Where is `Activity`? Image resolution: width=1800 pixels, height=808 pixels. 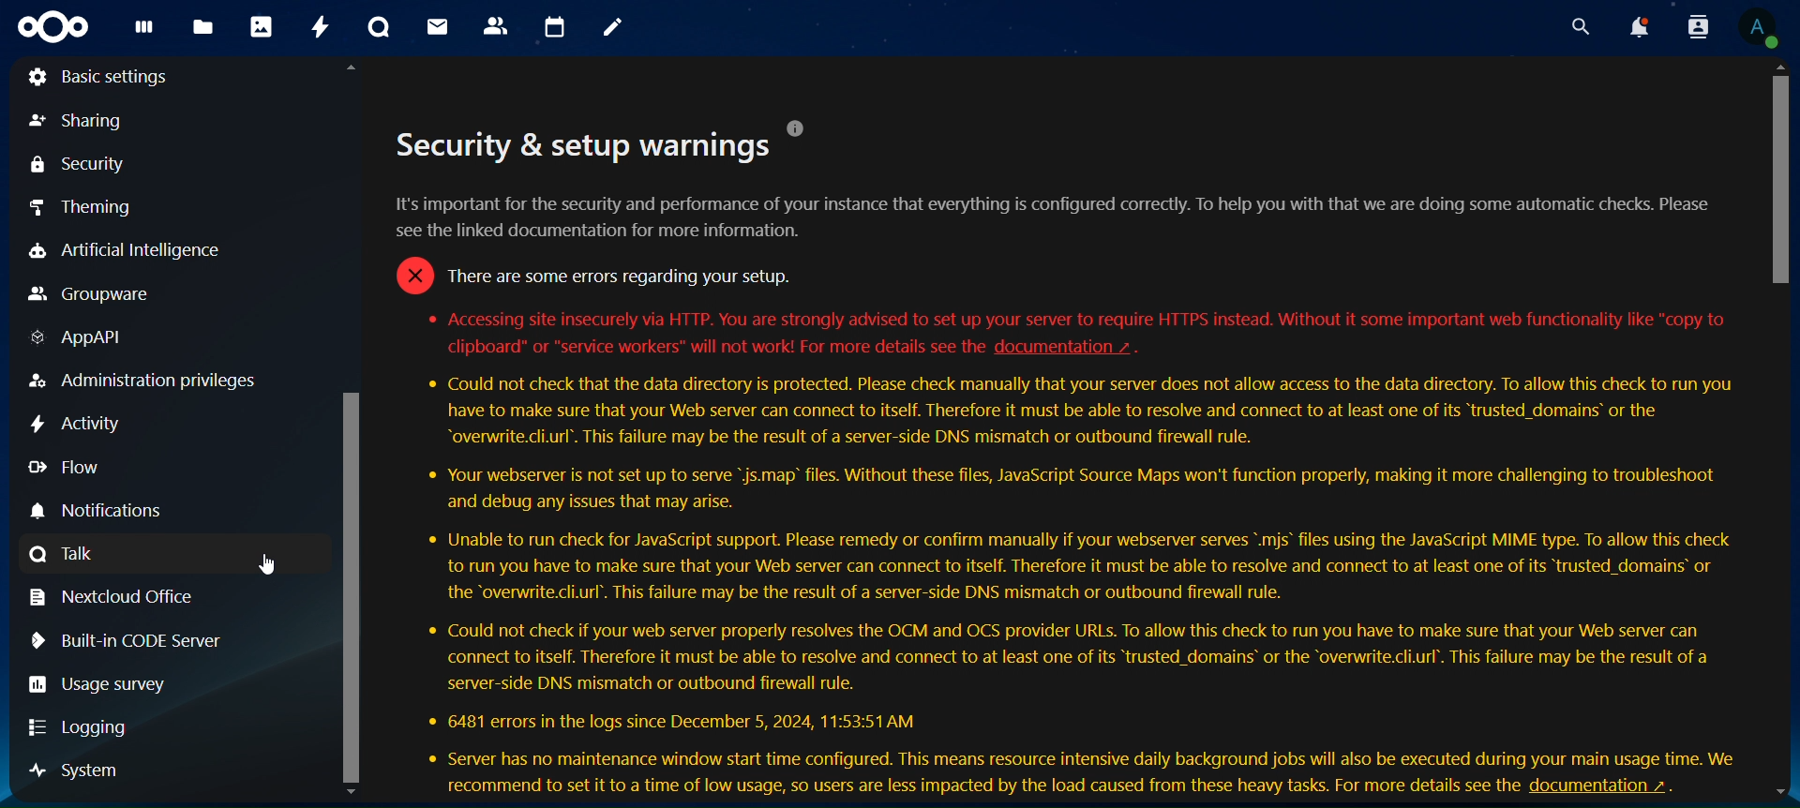
Activity is located at coordinates (81, 428).